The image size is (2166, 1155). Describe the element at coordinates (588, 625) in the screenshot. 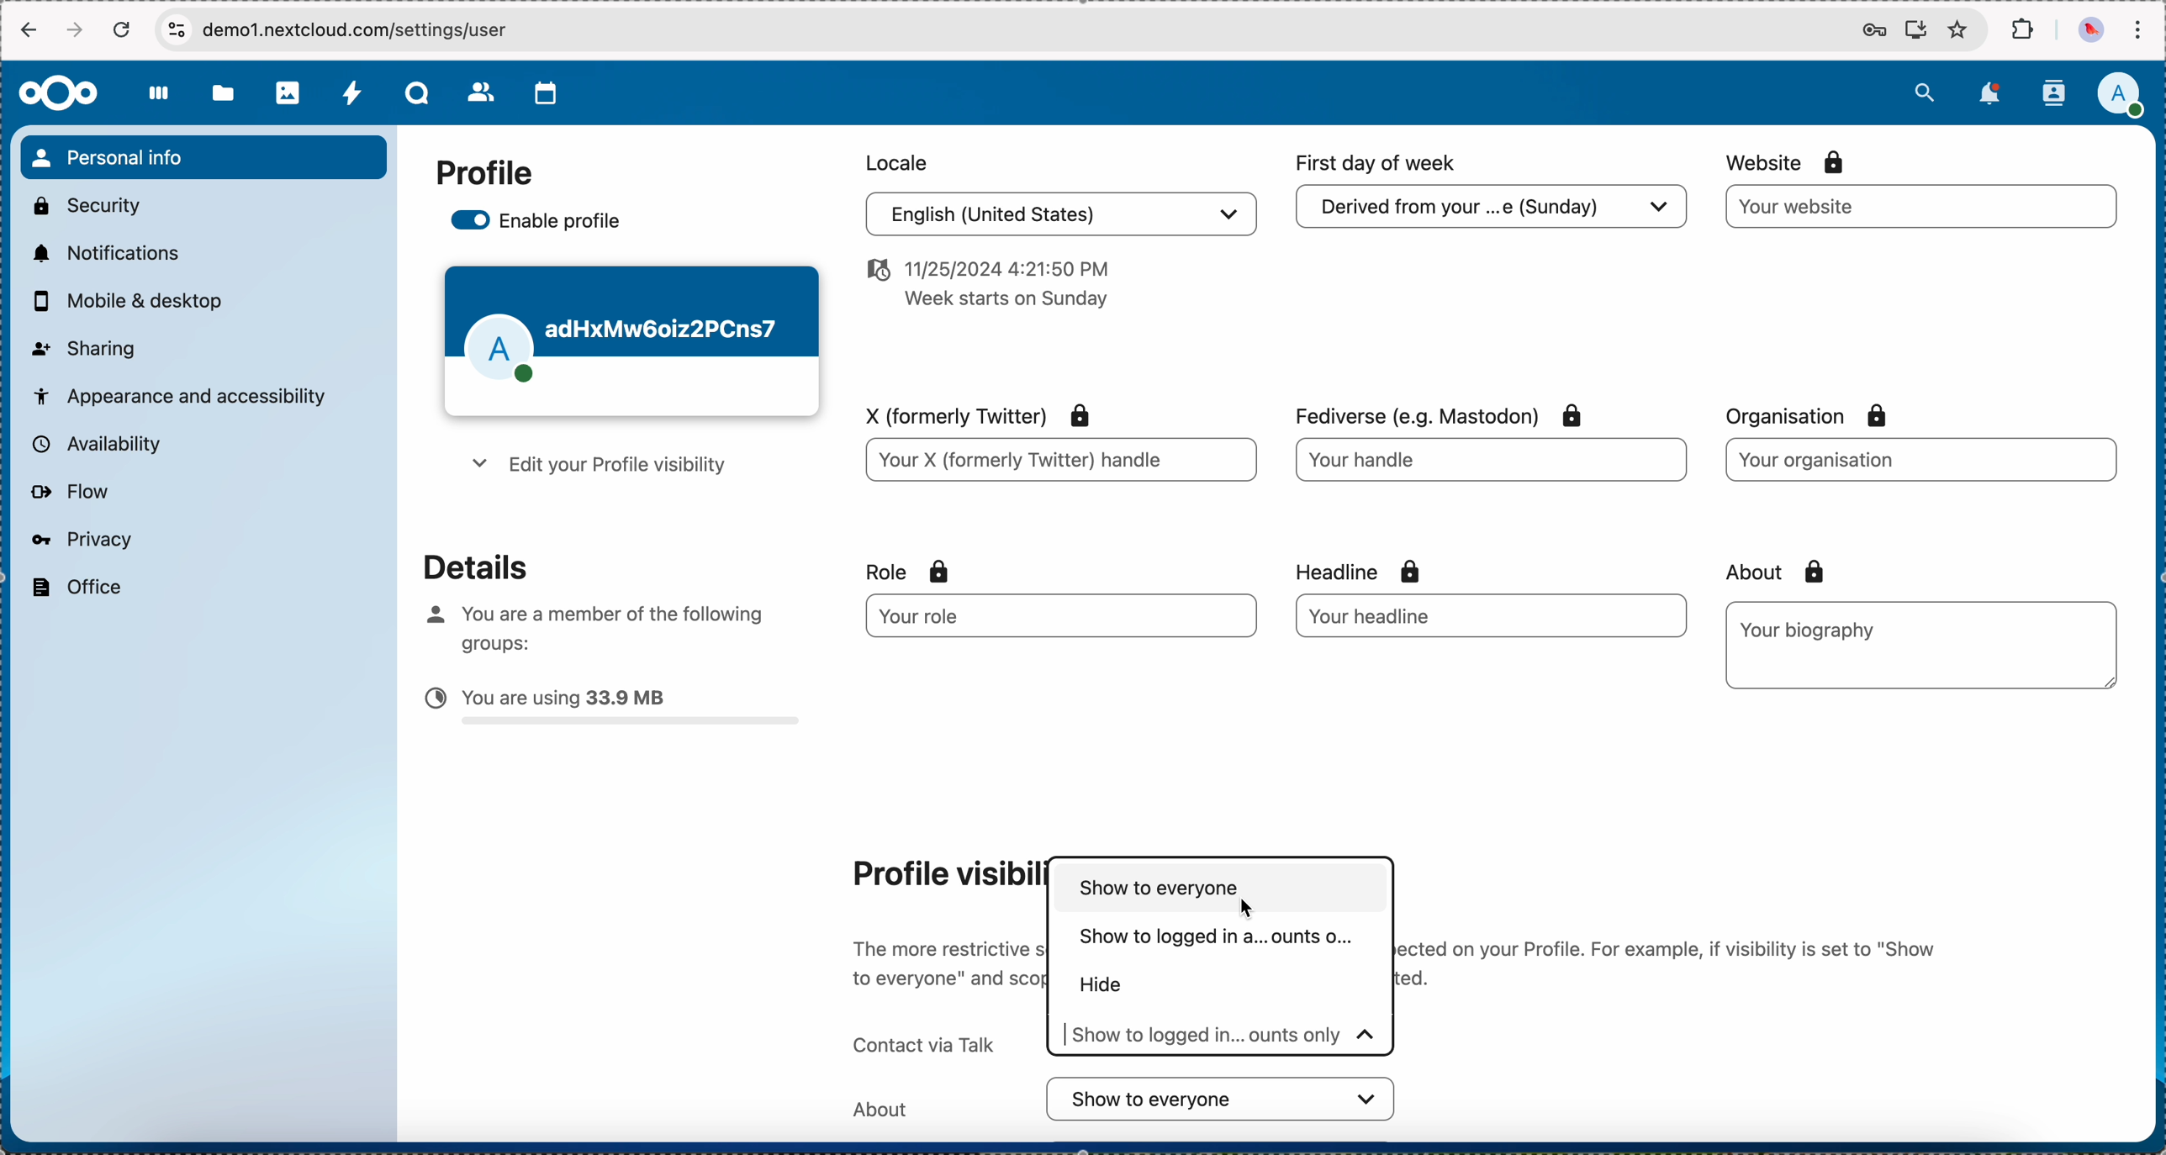

I see `you are member of the following groups` at that location.